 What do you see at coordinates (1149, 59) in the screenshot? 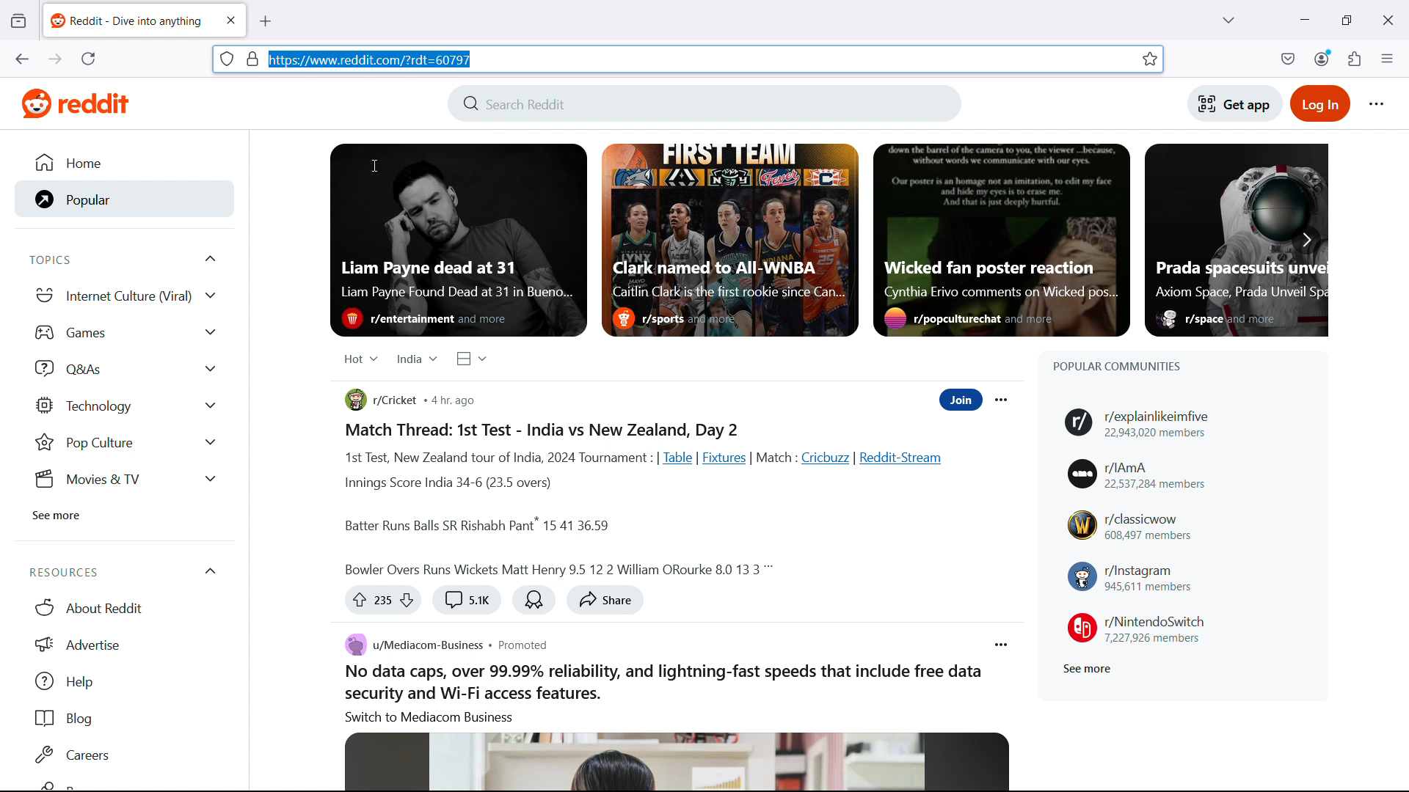
I see `bookmark this tab` at bounding box center [1149, 59].